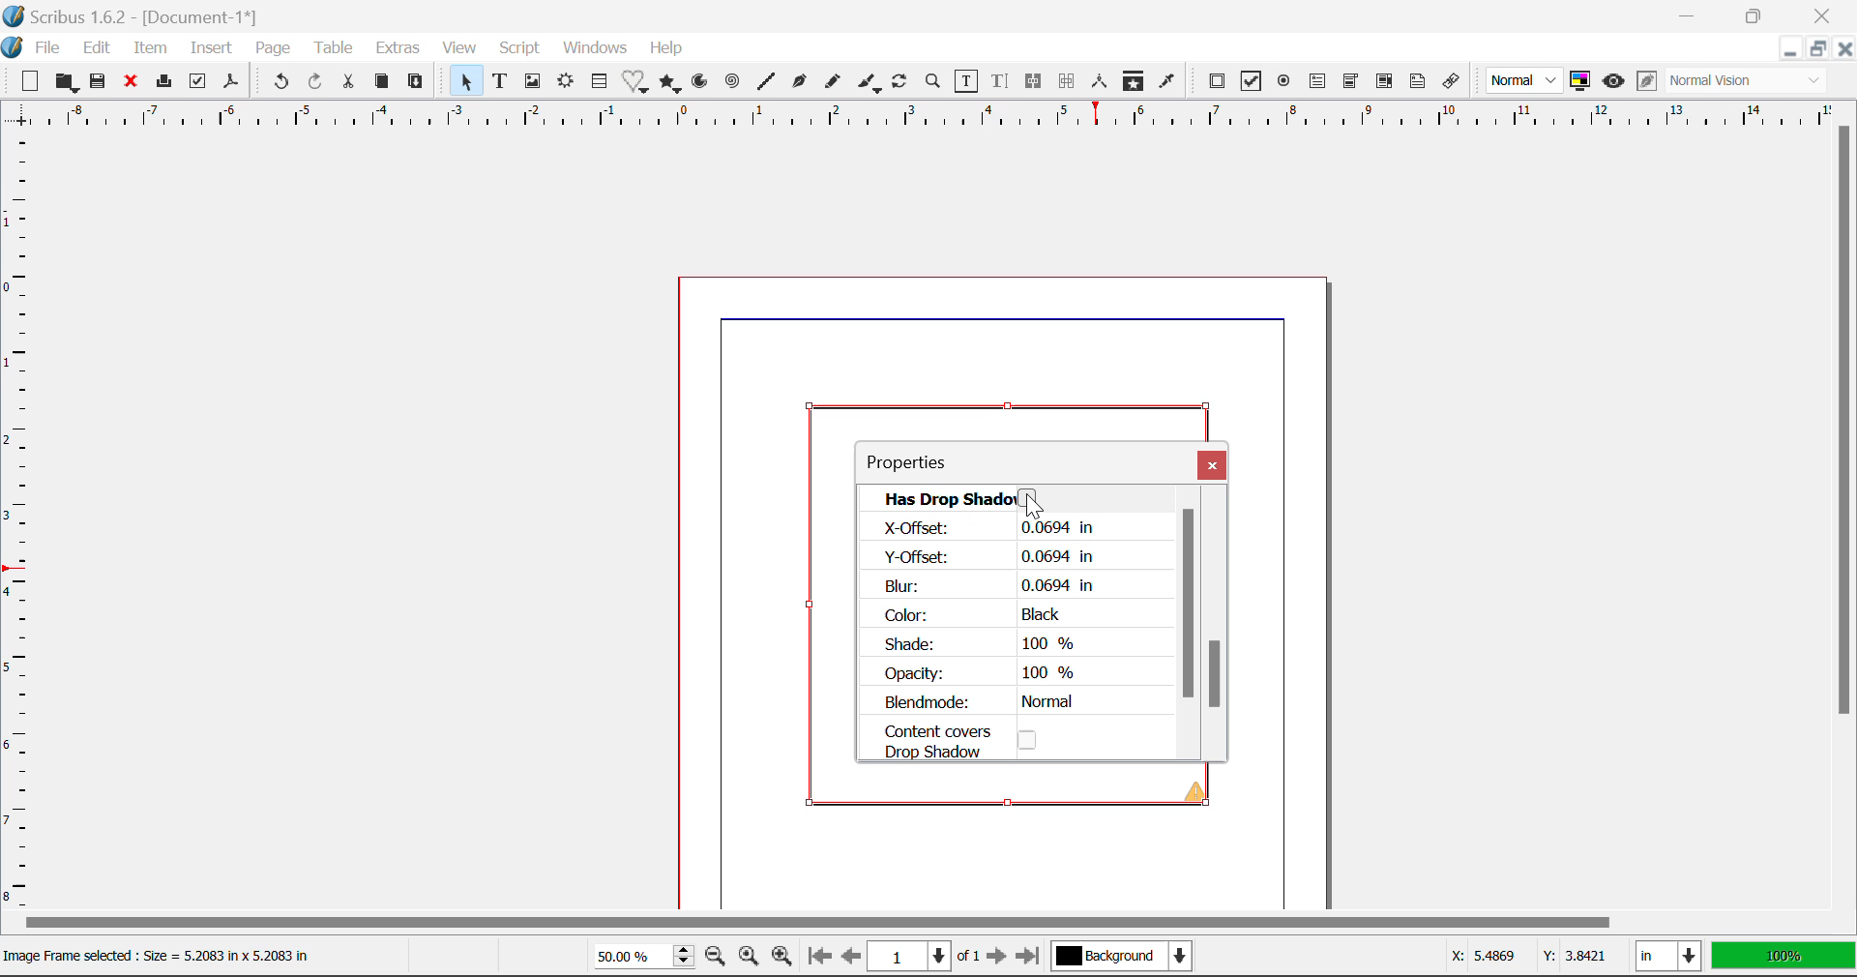 Image resolution: width=1857 pixels, height=977 pixels. What do you see at coordinates (1166, 83) in the screenshot?
I see `Eyedropper` at bounding box center [1166, 83].